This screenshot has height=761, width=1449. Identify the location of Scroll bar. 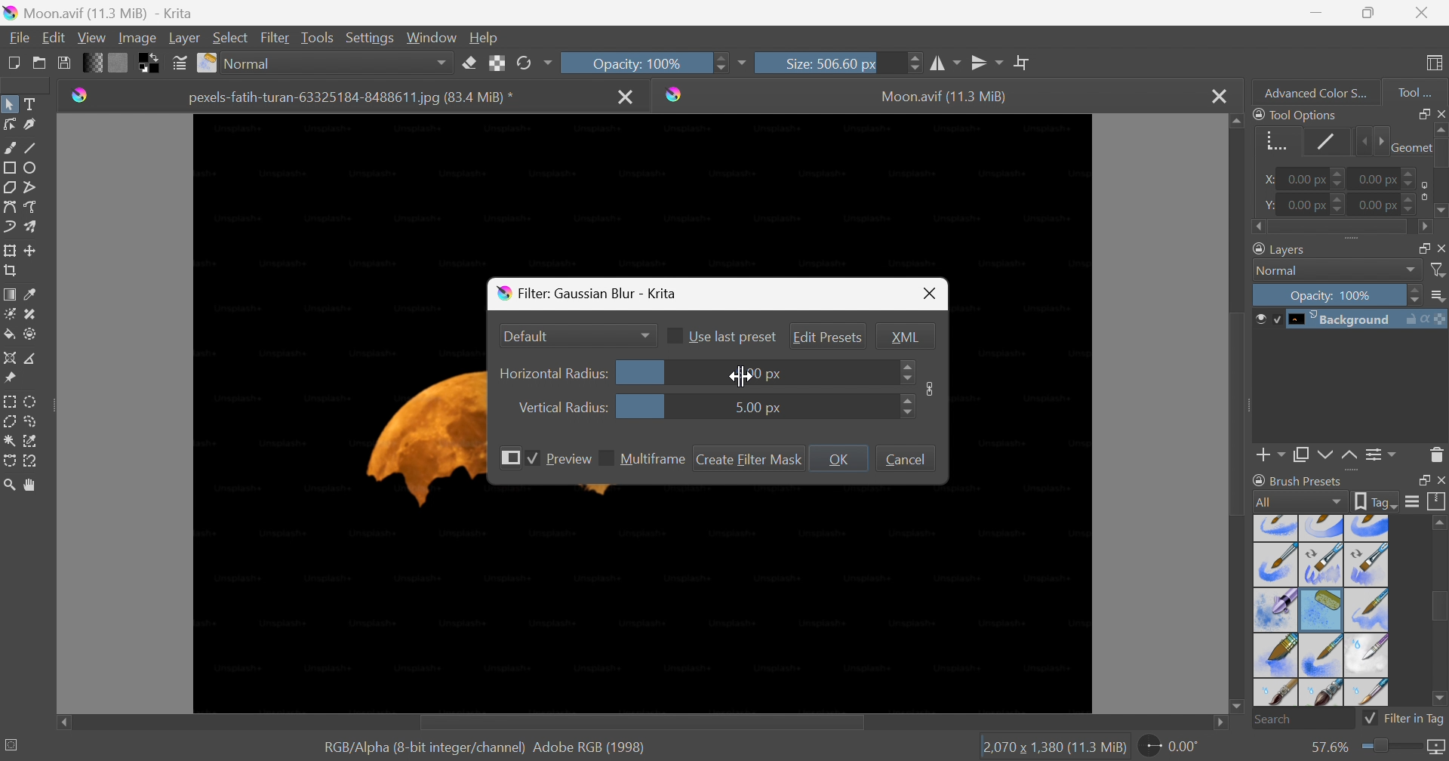
(1340, 228).